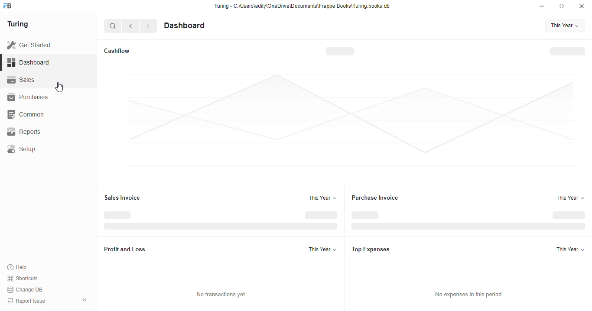 The image size is (592, 311). Describe the element at coordinates (563, 6) in the screenshot. I see `maximise` at that location.